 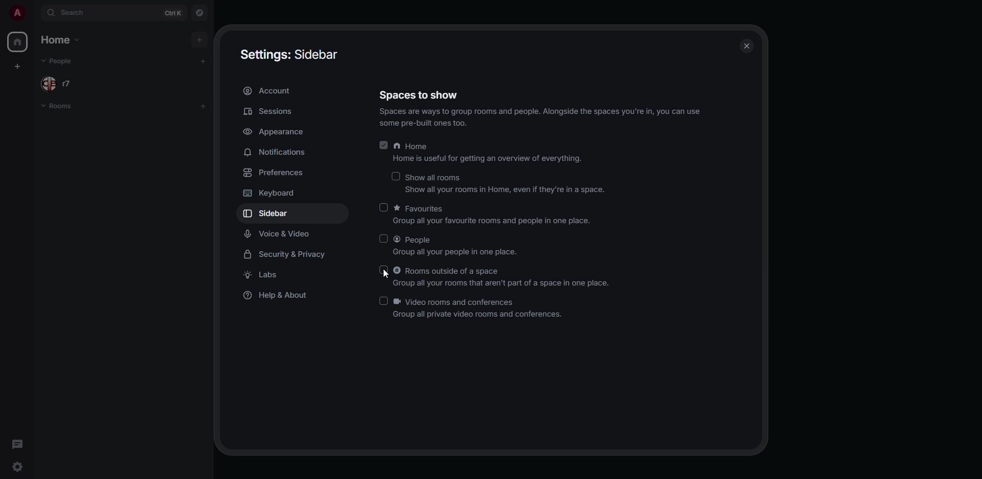 What do you see at coordinates (206, 61) in the screenshot?
I see `add` at bounding box center [206, 61].